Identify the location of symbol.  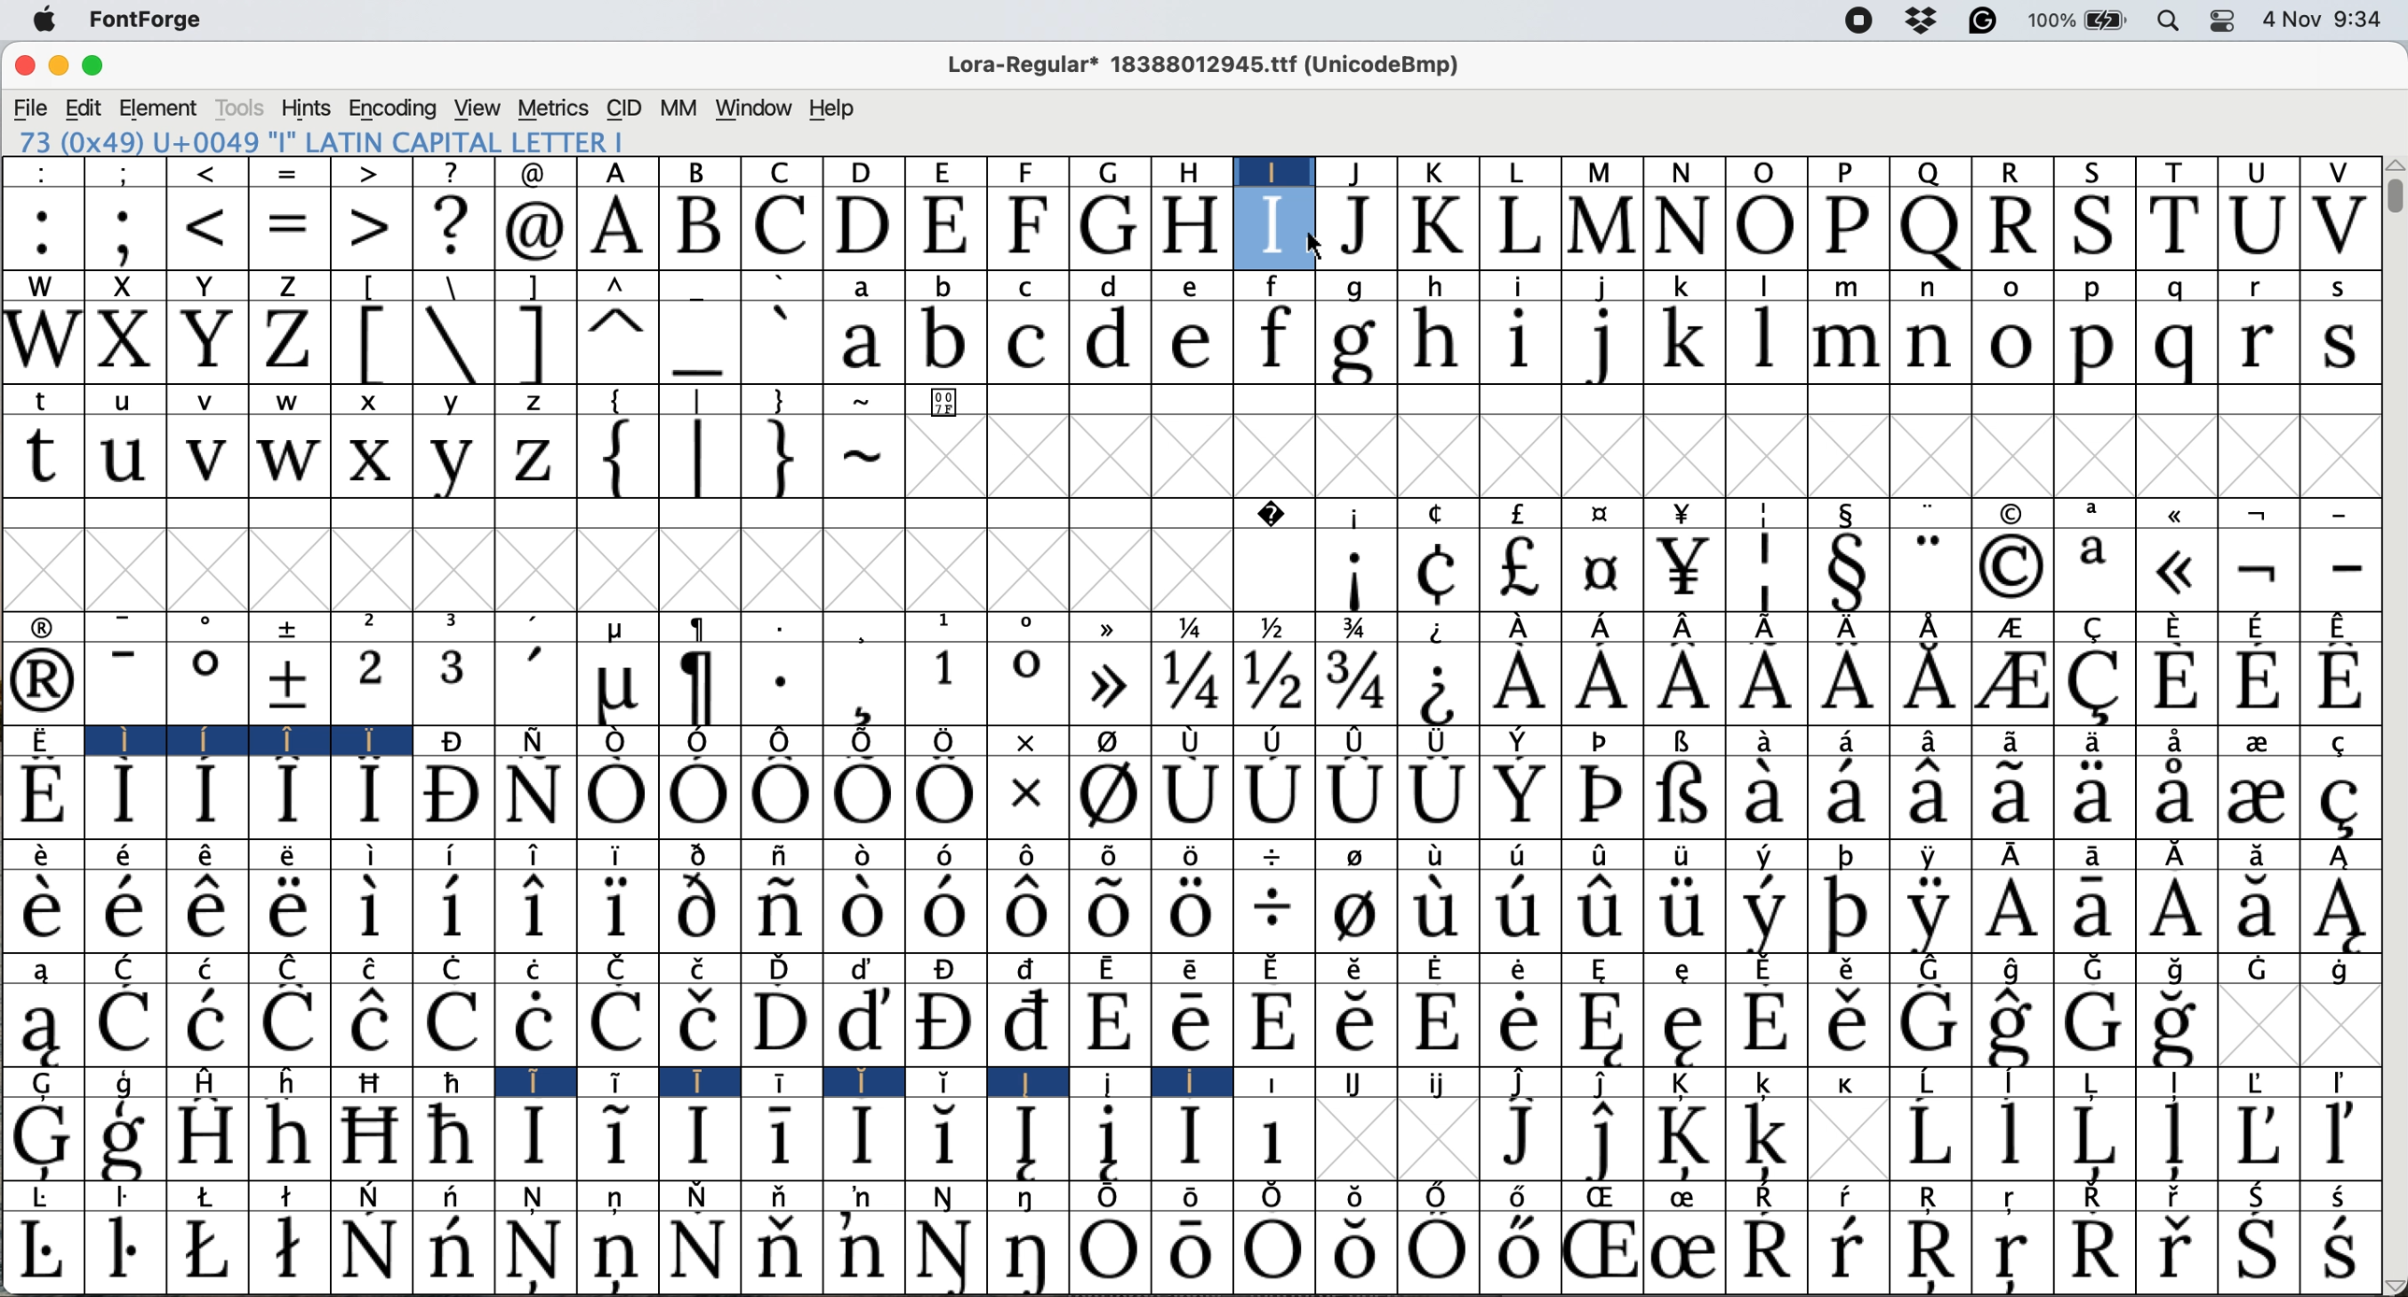
(2264, 510).